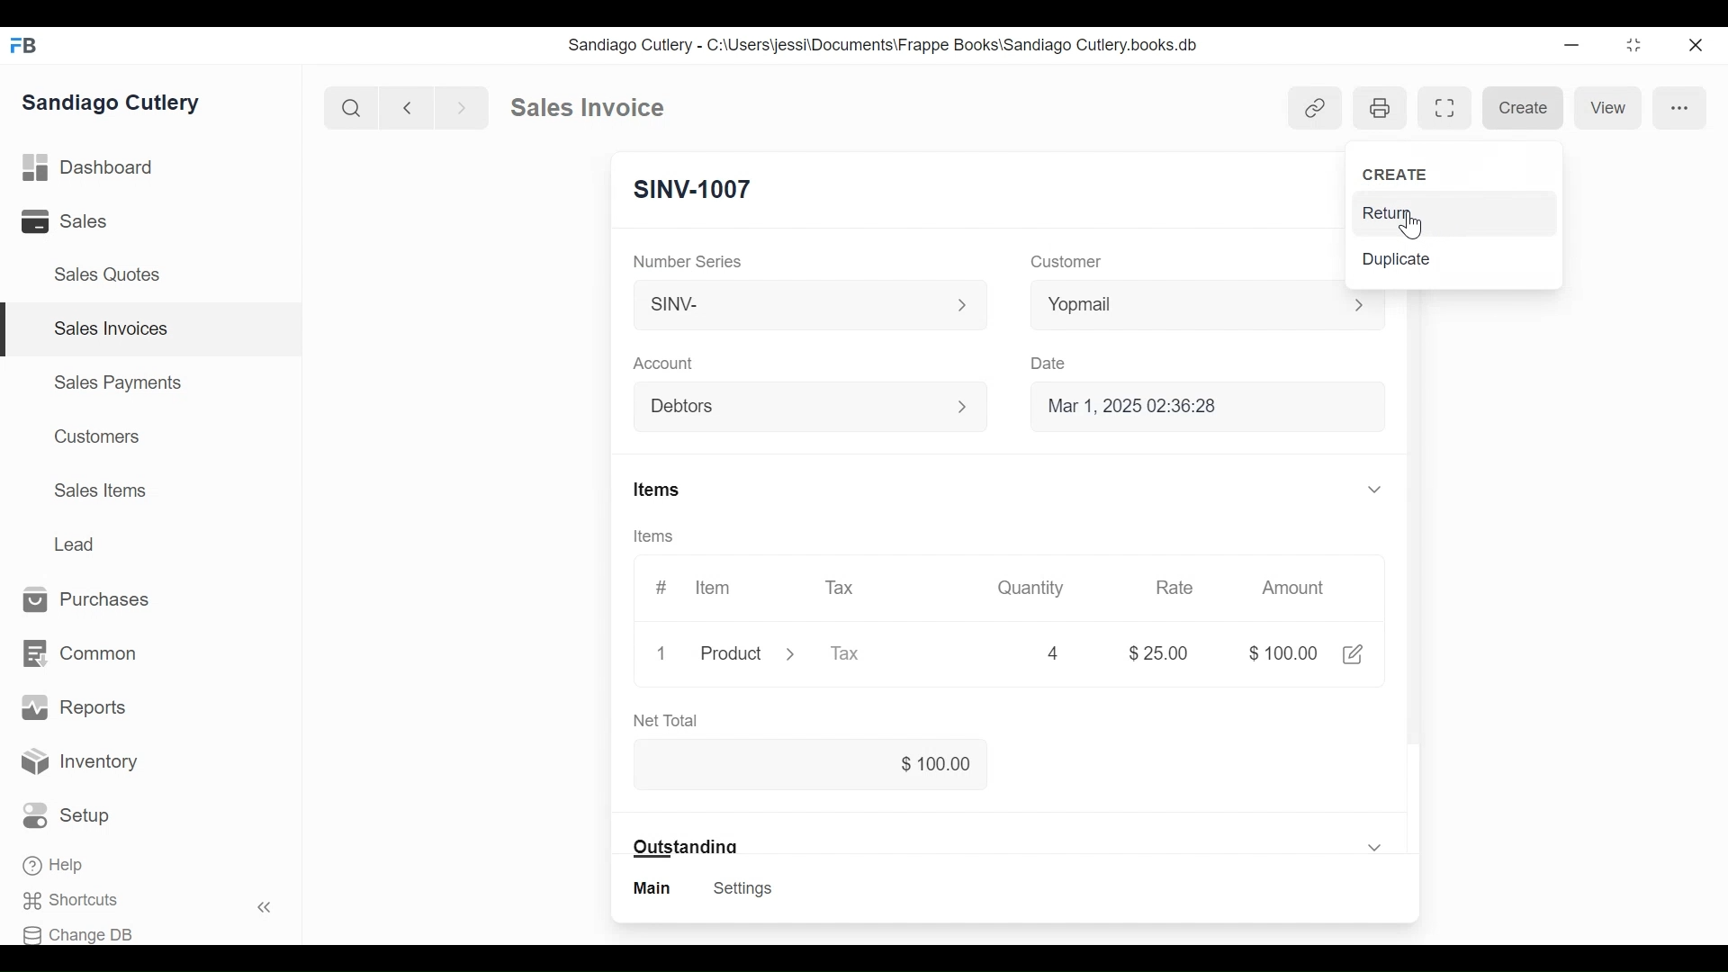 The width and height of the screenshot is (1728, 972). I want to click on #, so click(661, 588).